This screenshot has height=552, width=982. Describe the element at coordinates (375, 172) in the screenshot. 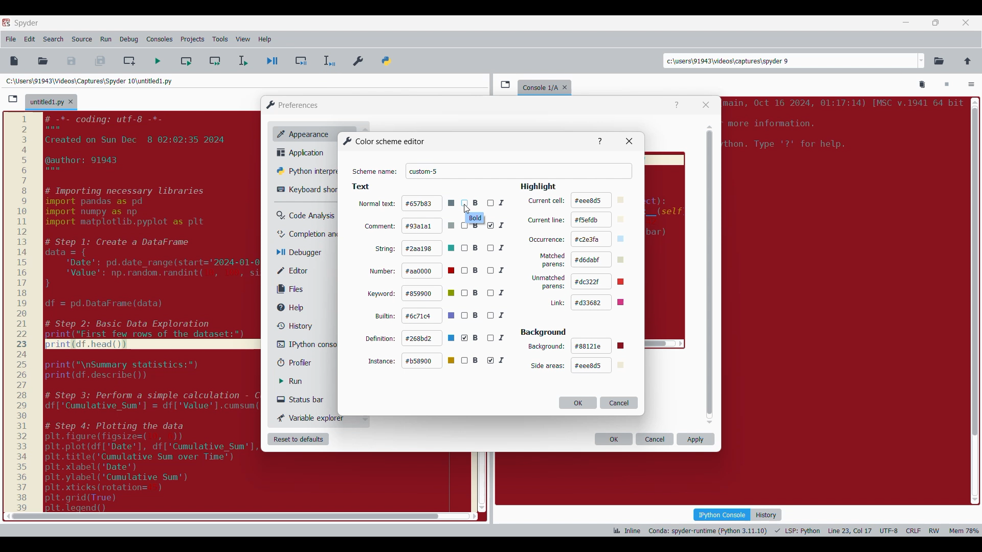

I see `Indicates text box for scheme name` at that location.